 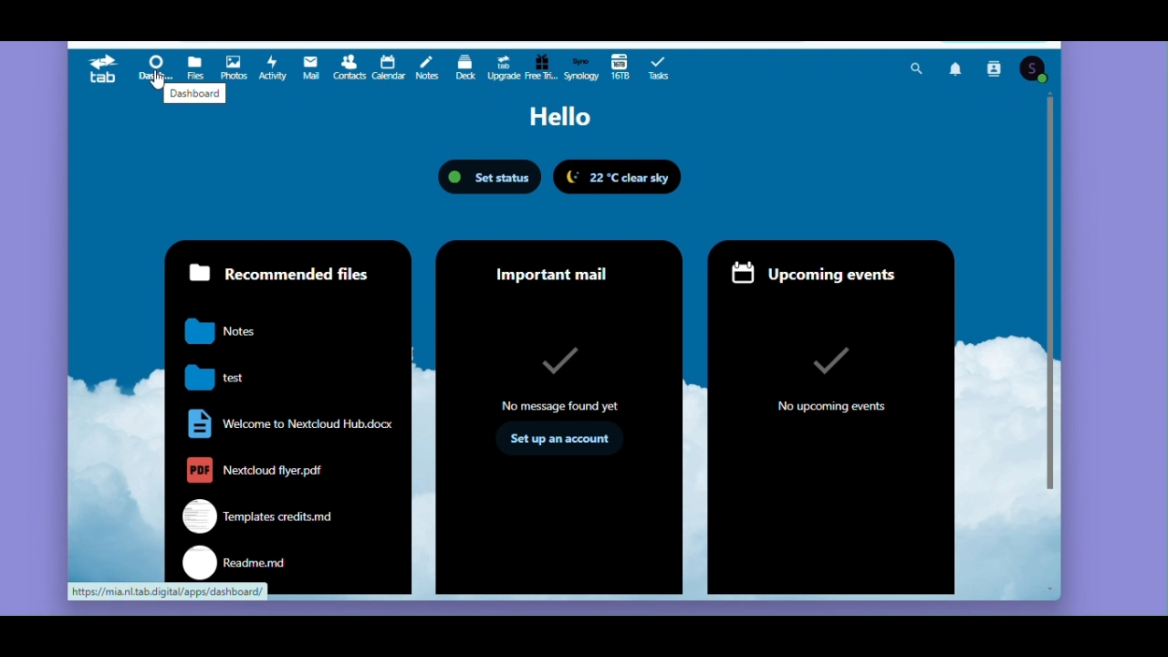 What do you see at coordinates (425, 68) in the screenshot?
I see `Notes` at bounding box center [425, 68].